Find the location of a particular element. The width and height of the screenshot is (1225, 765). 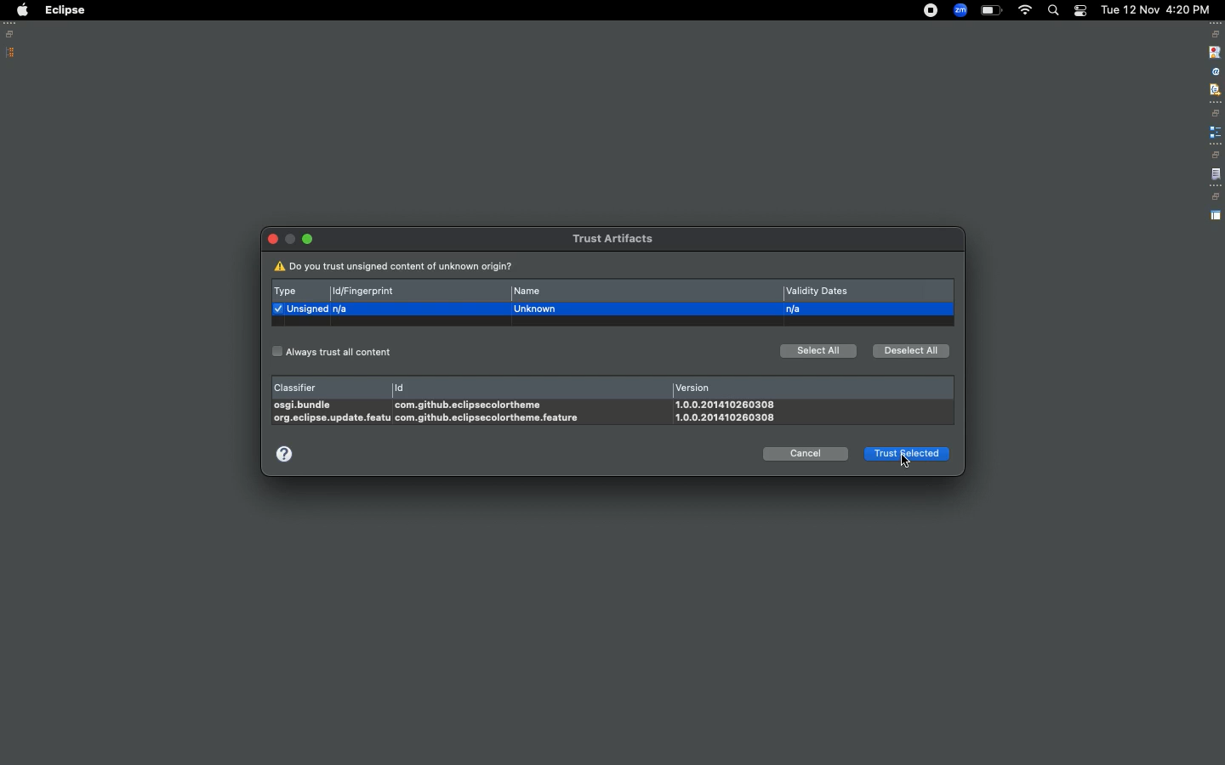

Do you trust unassigned content of unknown origin? is located at coordinates (398, 267).